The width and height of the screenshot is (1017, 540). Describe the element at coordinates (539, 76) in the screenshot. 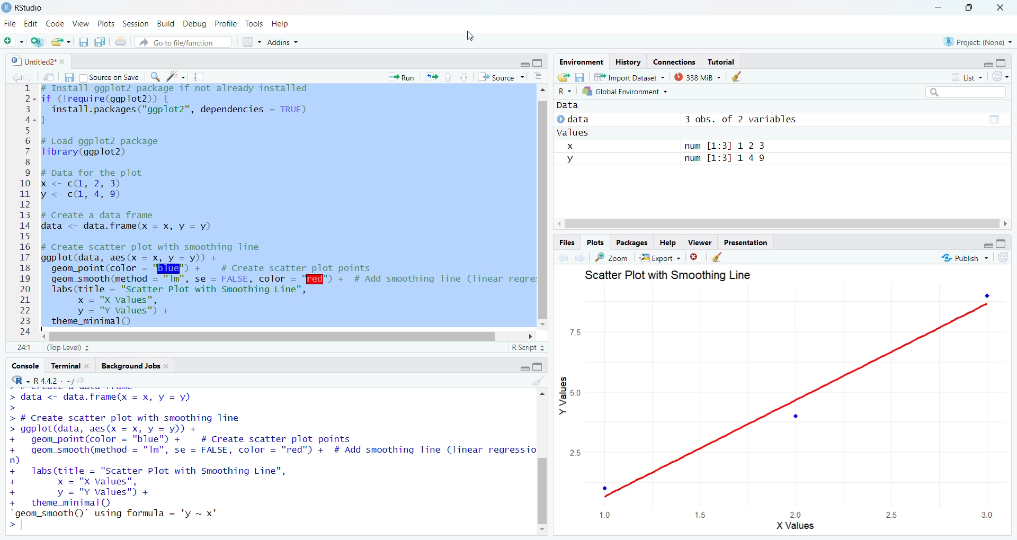

I see `show document outline` at that location.